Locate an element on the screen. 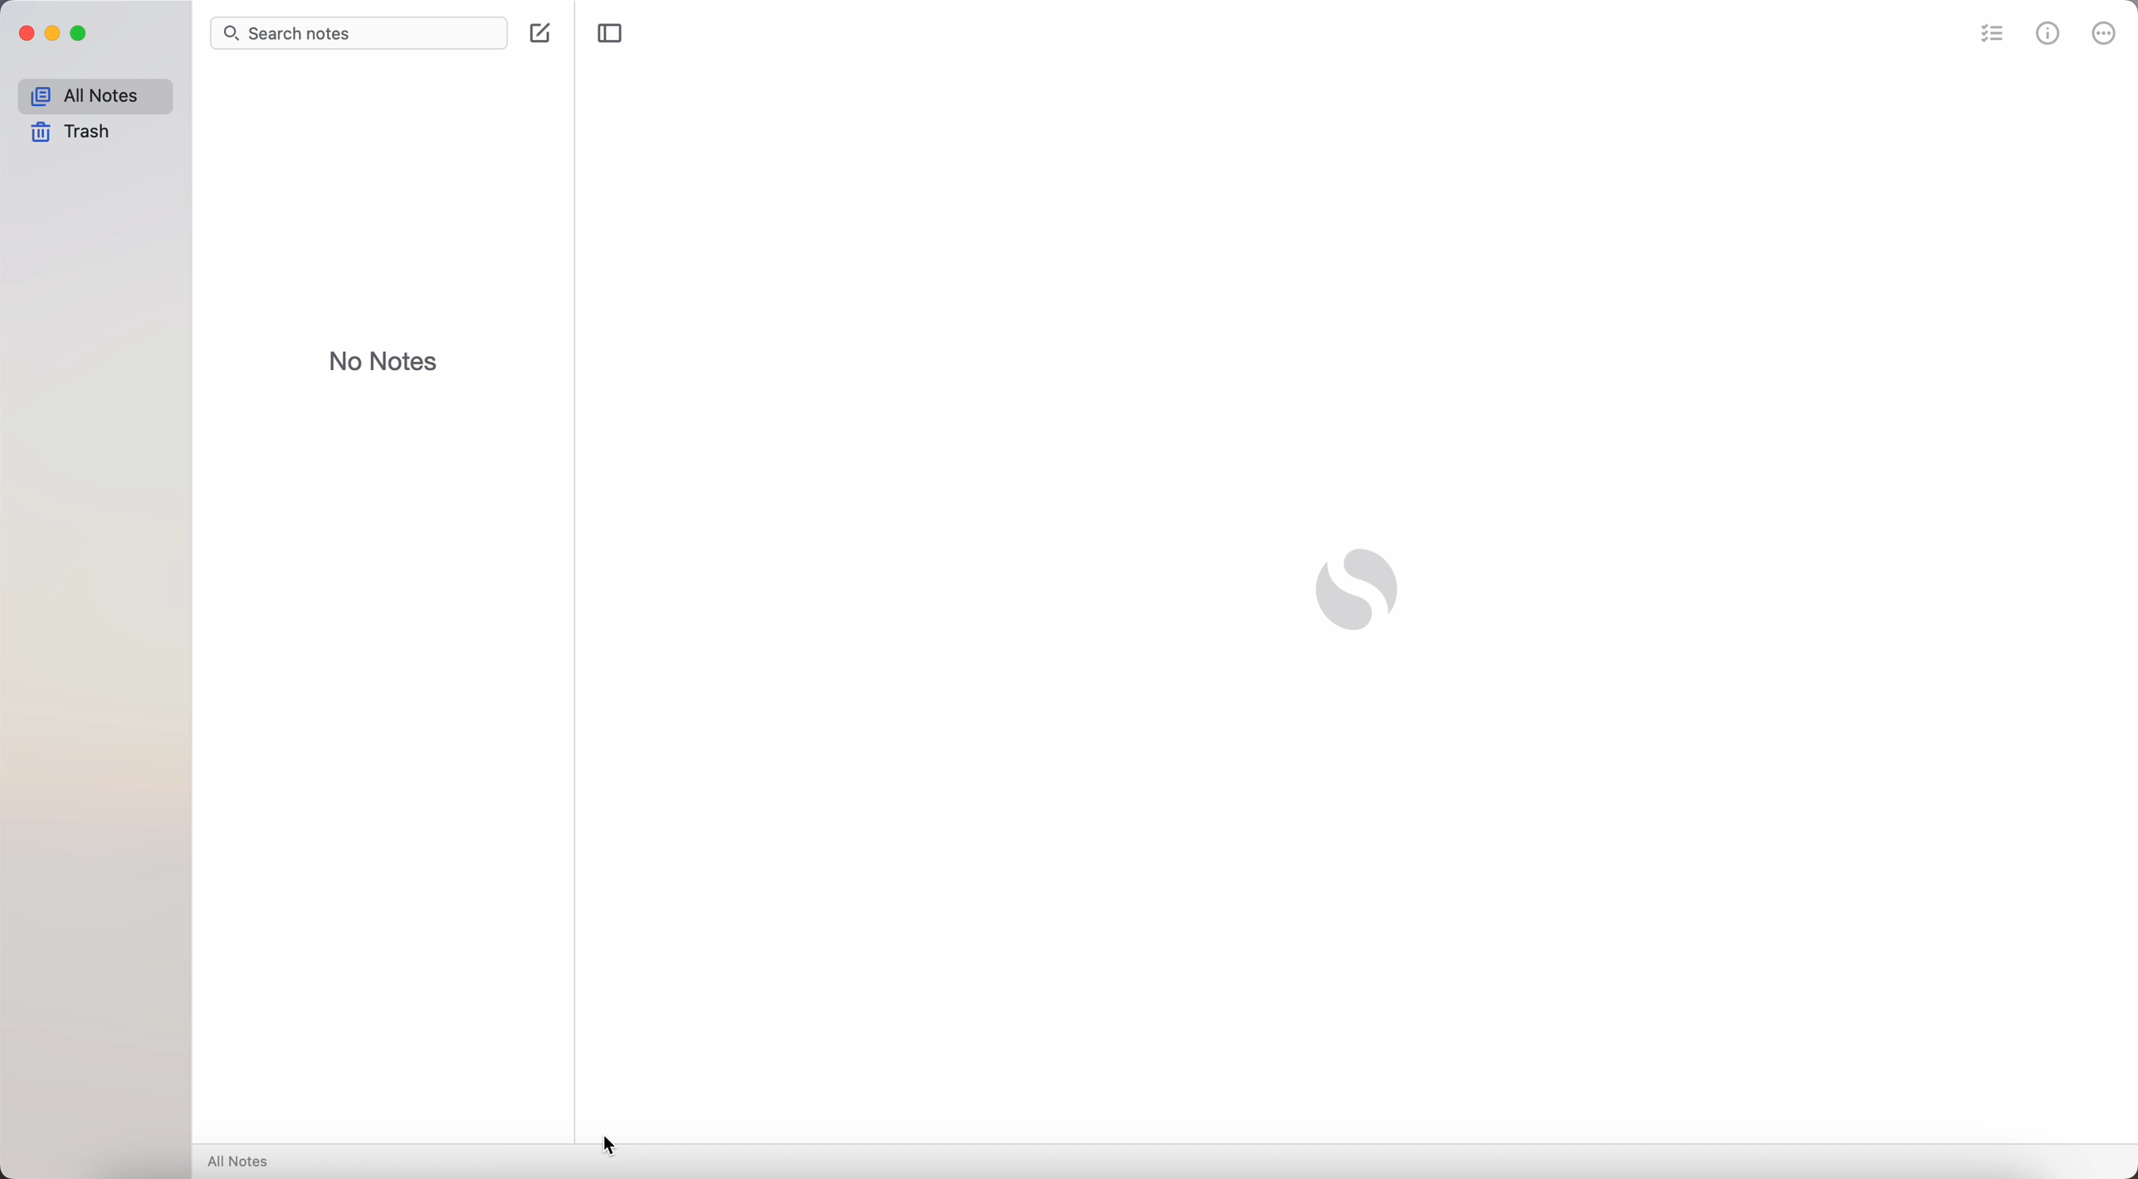 The image size is (2138, 1179). metrics is located at coordinates (2050, 32).